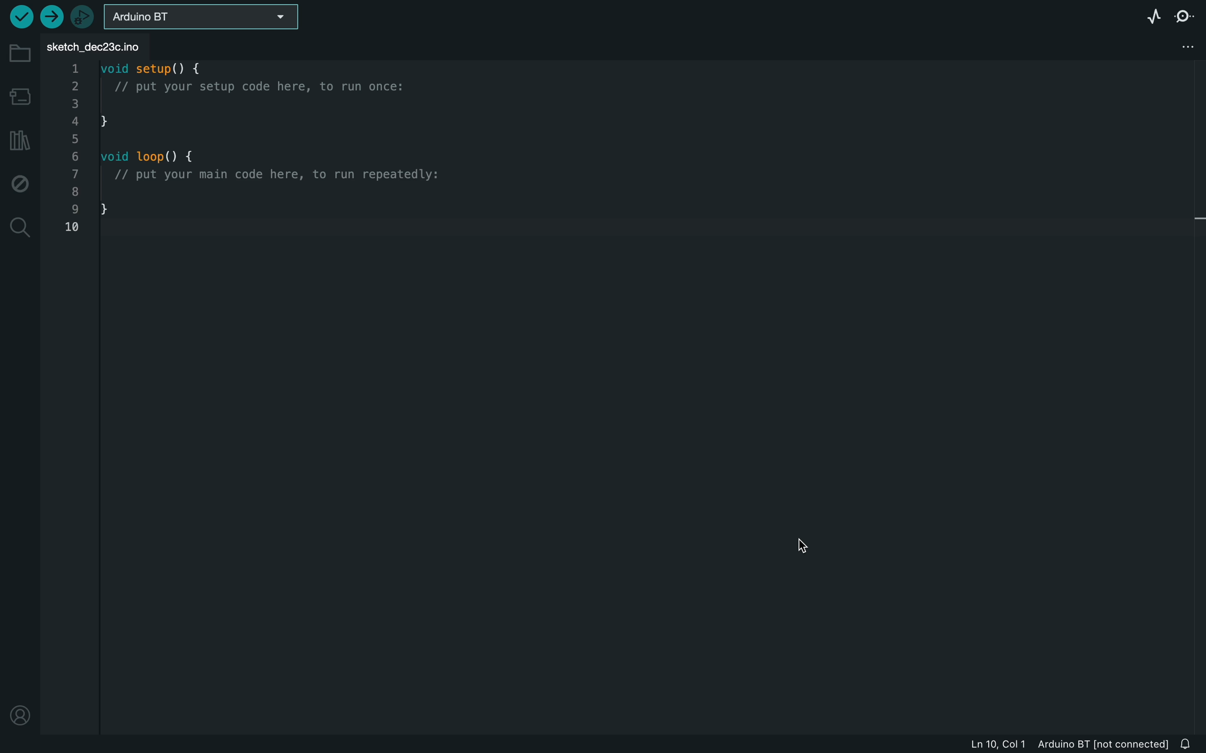 The image size is (1206, 753). What do you see at coordinates (1187, 14) in the screenshot?
I see `serial monitor` at bounding box center [1187, 14].